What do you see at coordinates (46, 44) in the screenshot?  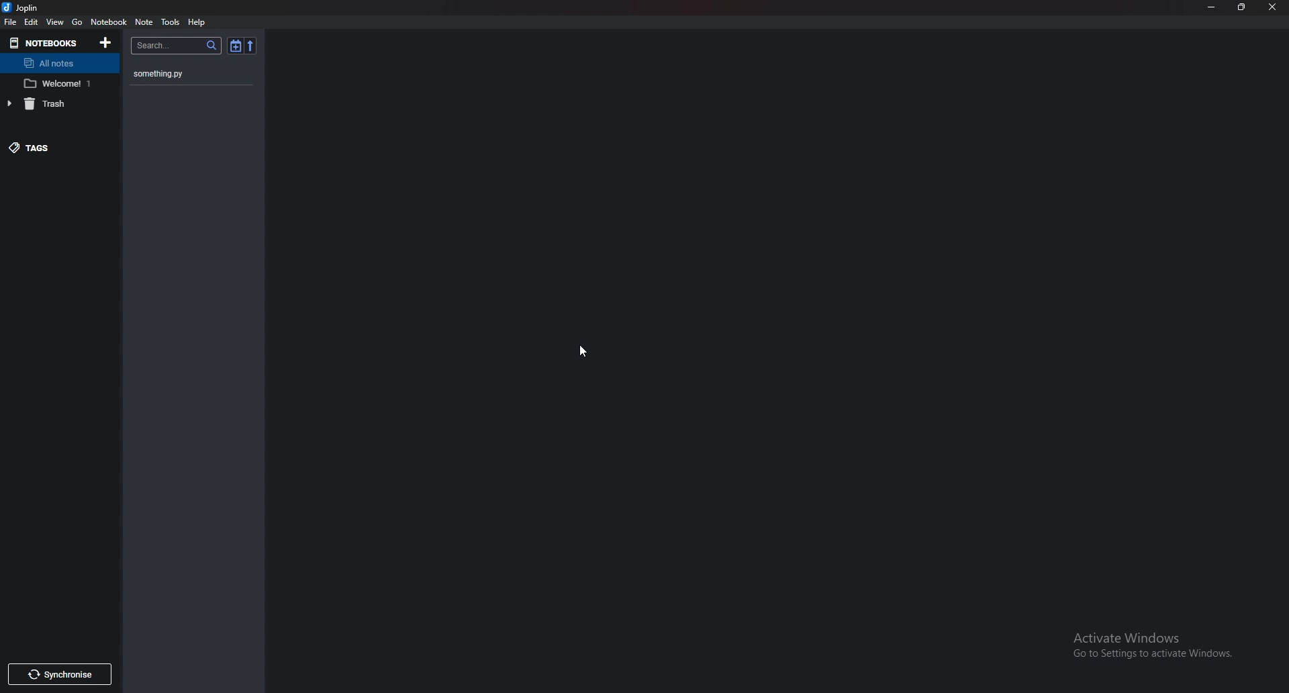 I see `Notebooks` at bounding box center [46, 44].